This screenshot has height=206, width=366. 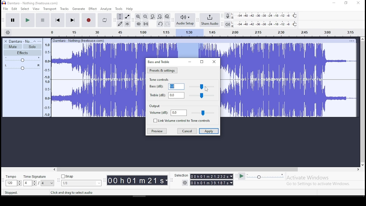 What do you see at coordinates (114, 19) in the screenshot?
I see `` at bounding box center [114, 19].